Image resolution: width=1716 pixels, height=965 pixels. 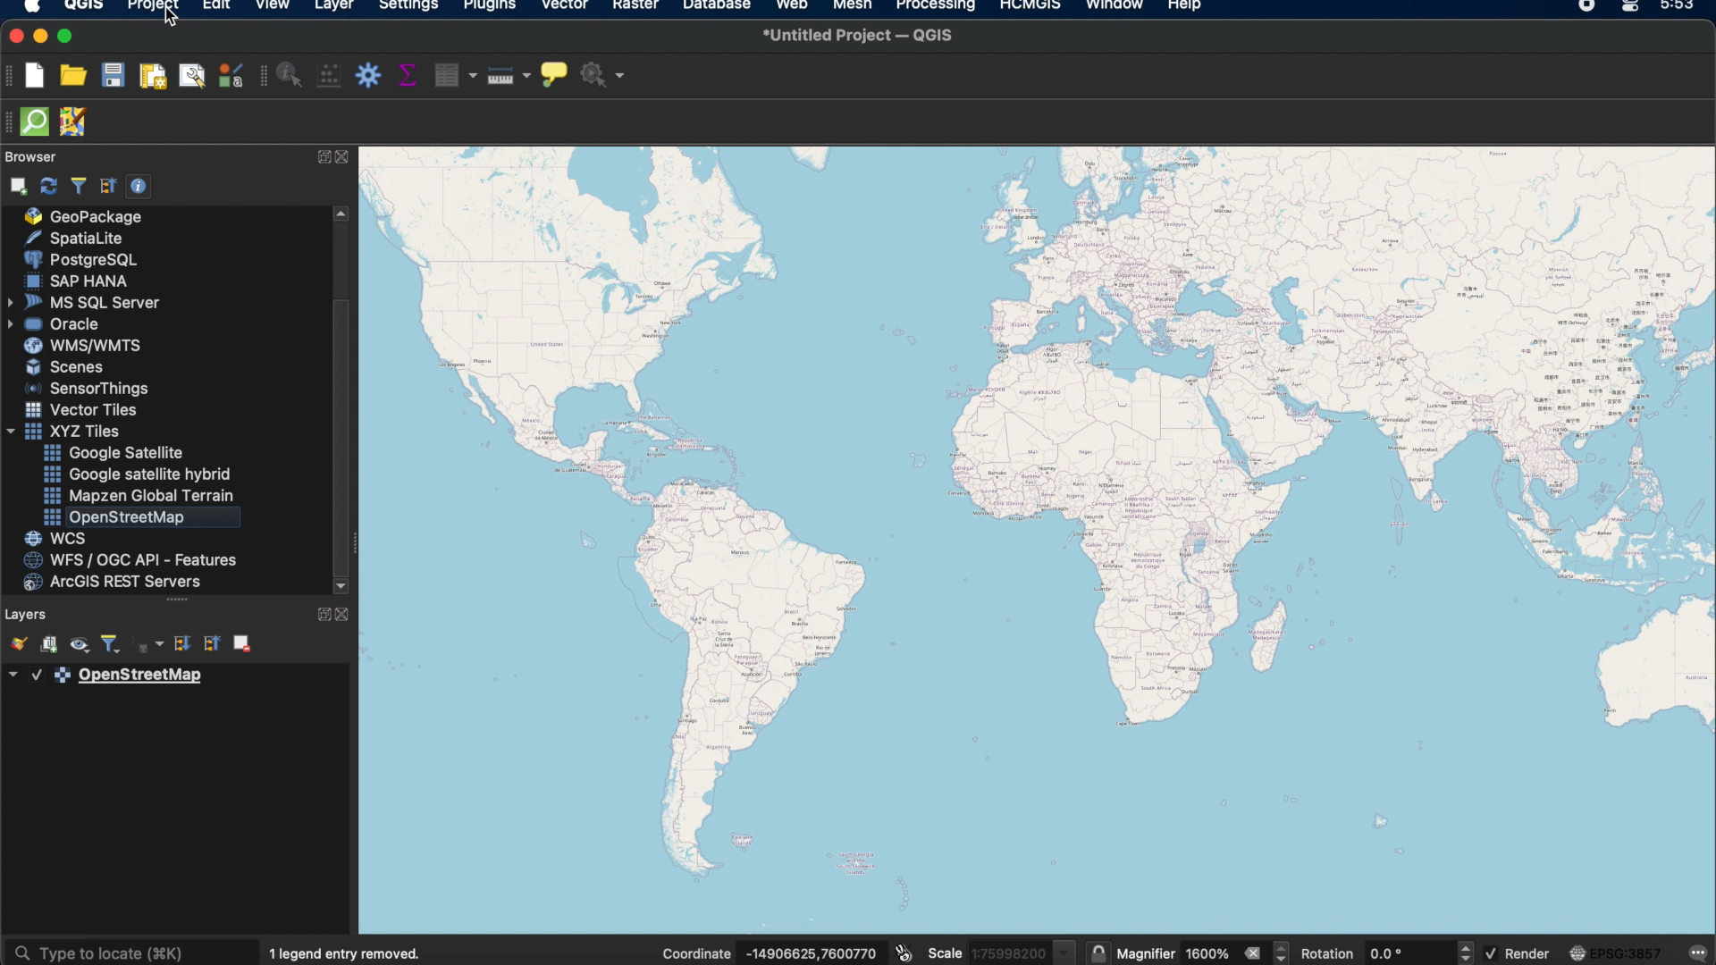 What do you see at coordinates (132, 949) in the screenshot?
I see `type to locate` at bounding box center [132, 949].